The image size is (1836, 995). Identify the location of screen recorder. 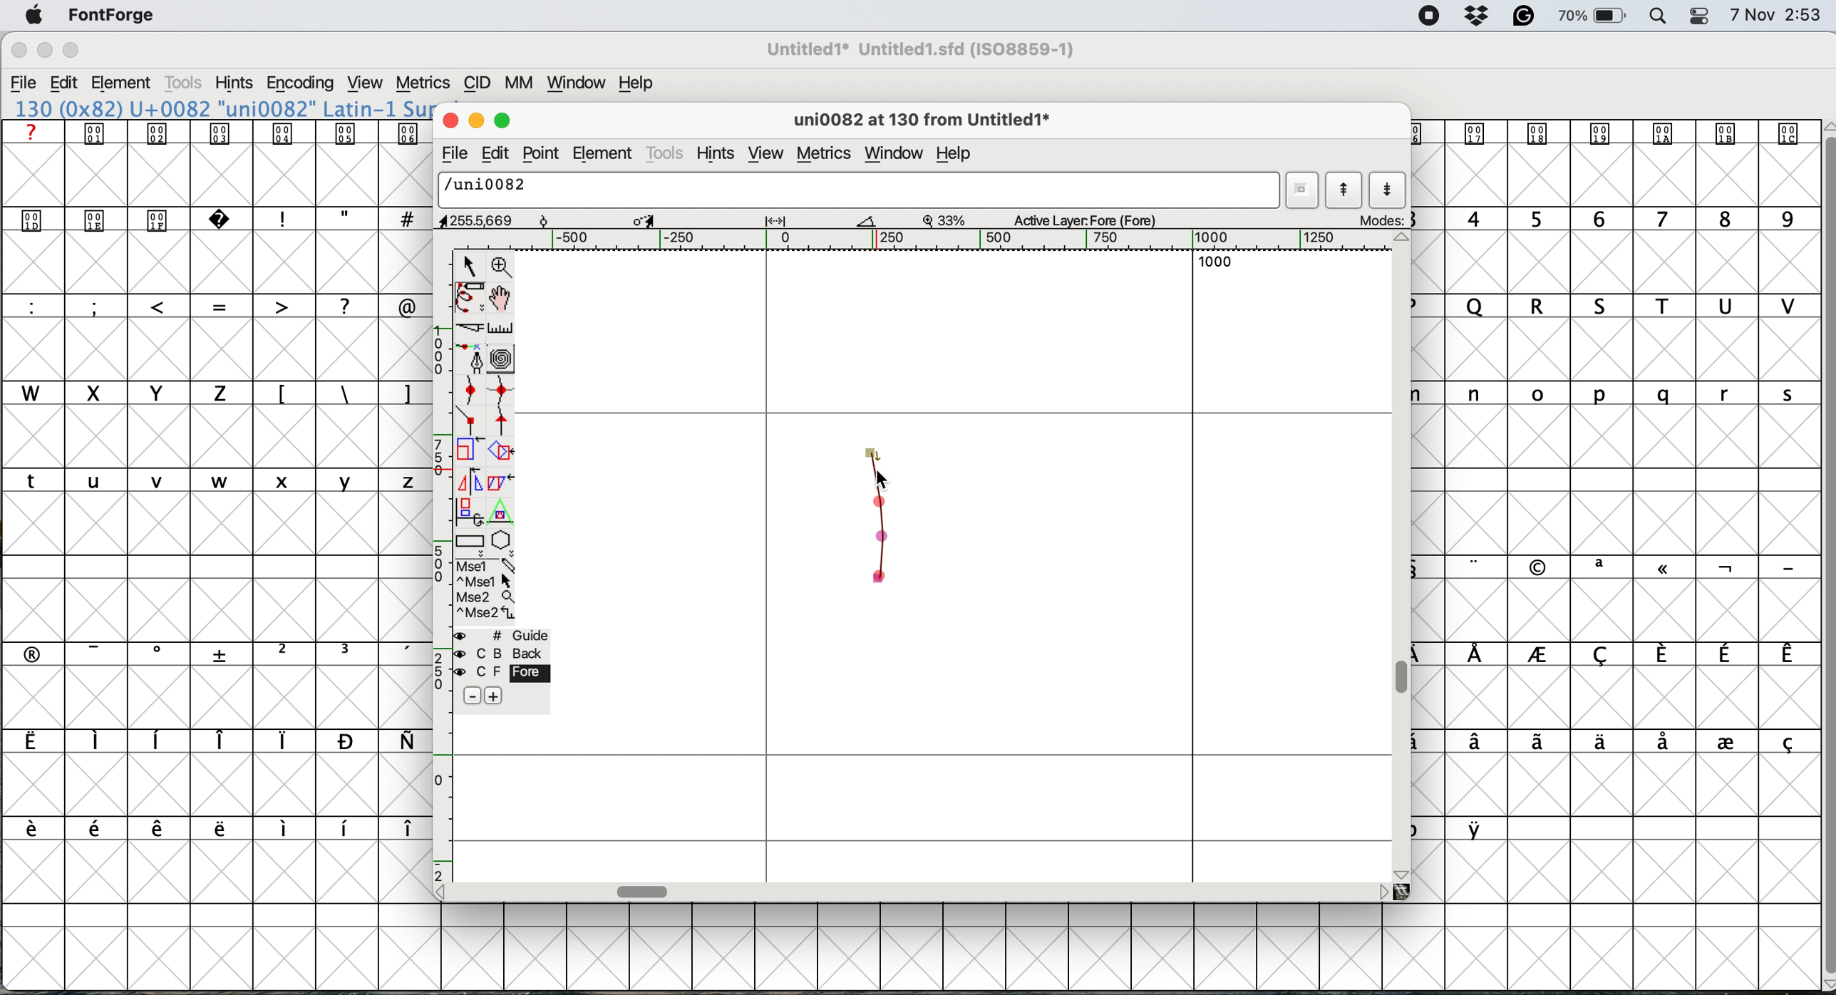
(1428, 18).